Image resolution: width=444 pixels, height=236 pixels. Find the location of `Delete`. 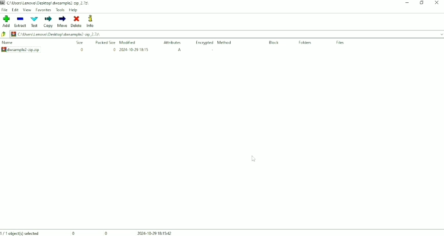

Delete is located at coordinates (76, 21).